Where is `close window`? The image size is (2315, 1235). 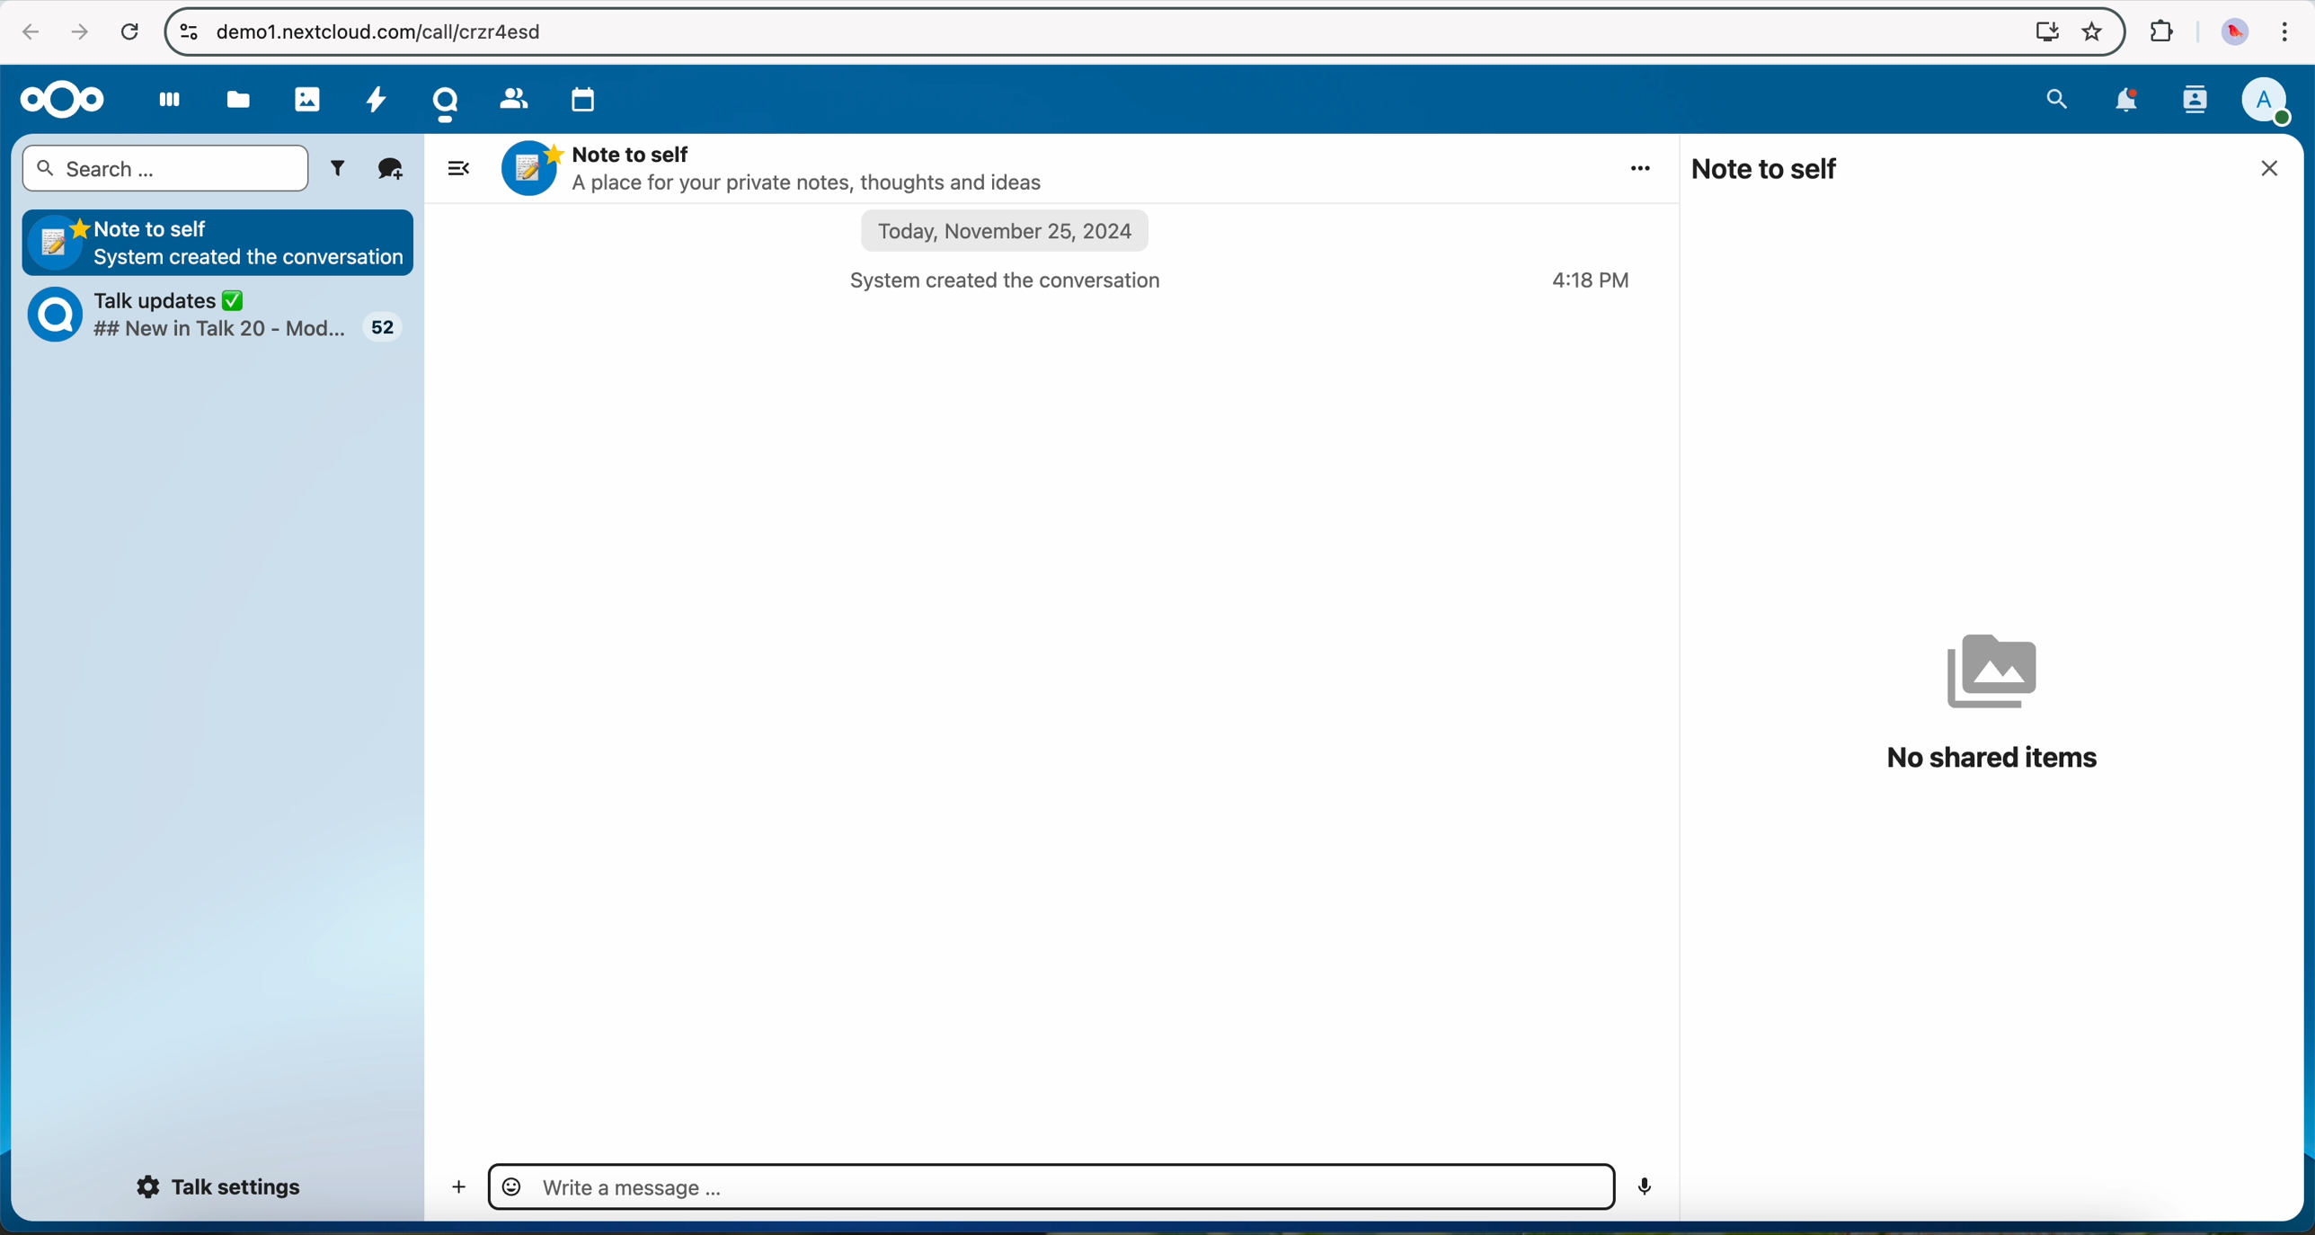
close window is located at coordinates (2275, 168).